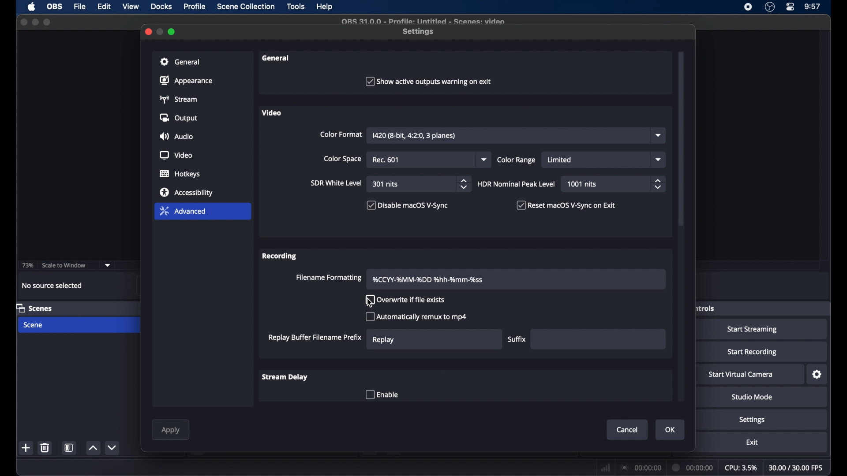  Describe the element at coordinates (180, 174) in the screenshot. I see `hotkeys` at that location.